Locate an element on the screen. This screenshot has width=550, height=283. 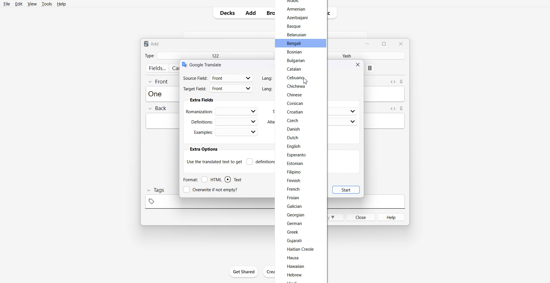
Format is located at coordinates (190, 180).